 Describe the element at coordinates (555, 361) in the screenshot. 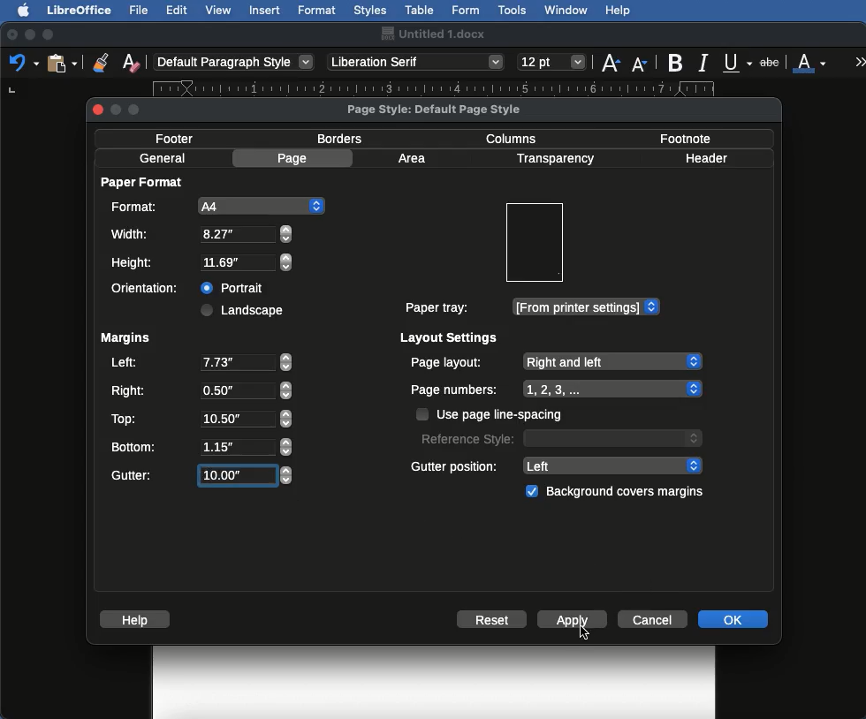

I see `Page layout` at that location.